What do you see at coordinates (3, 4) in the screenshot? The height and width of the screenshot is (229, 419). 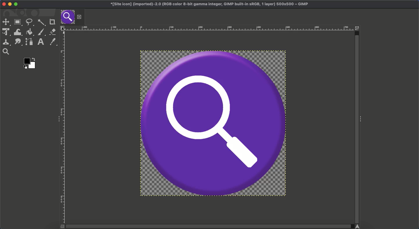 I see `Close` at bounding box center [3, 4].